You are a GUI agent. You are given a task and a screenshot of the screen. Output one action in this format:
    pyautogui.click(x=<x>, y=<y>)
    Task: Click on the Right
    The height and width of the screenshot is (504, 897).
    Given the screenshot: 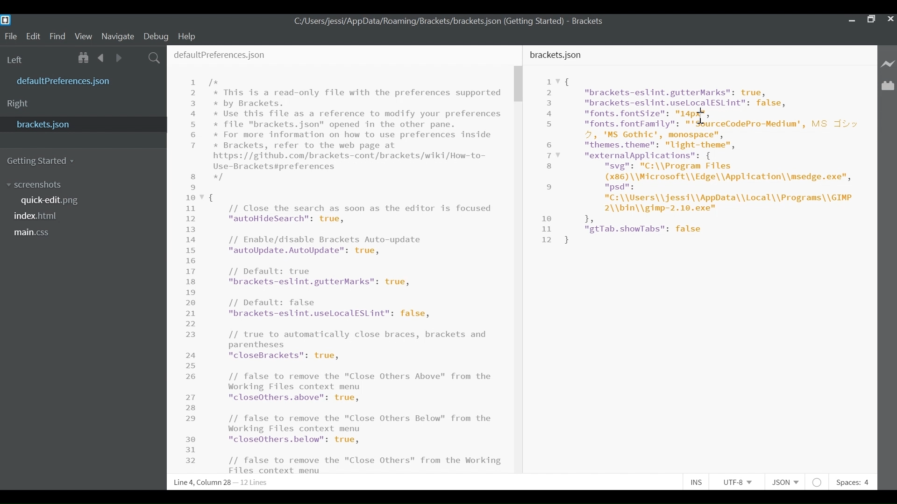 What is the action you would take?
    pyautogui.click(x=18, y=104)
    